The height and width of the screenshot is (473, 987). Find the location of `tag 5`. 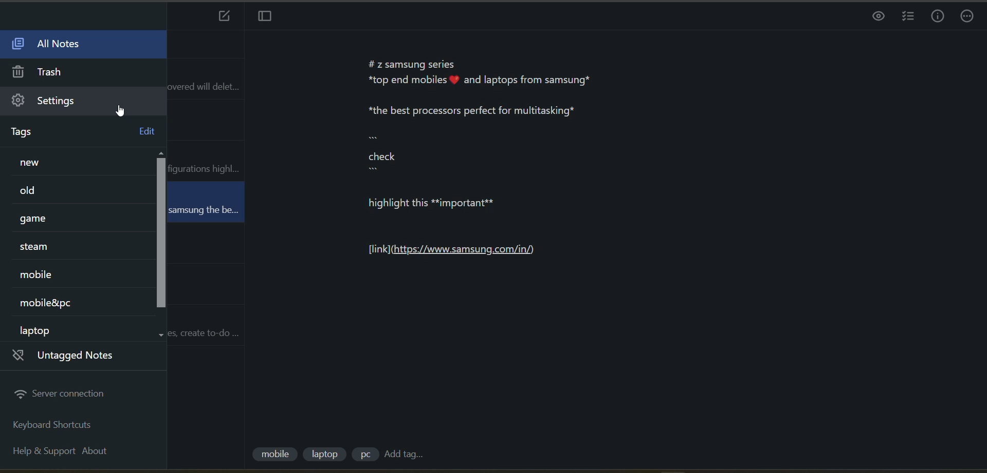

tag 5 is located at coordinates (45, 275).